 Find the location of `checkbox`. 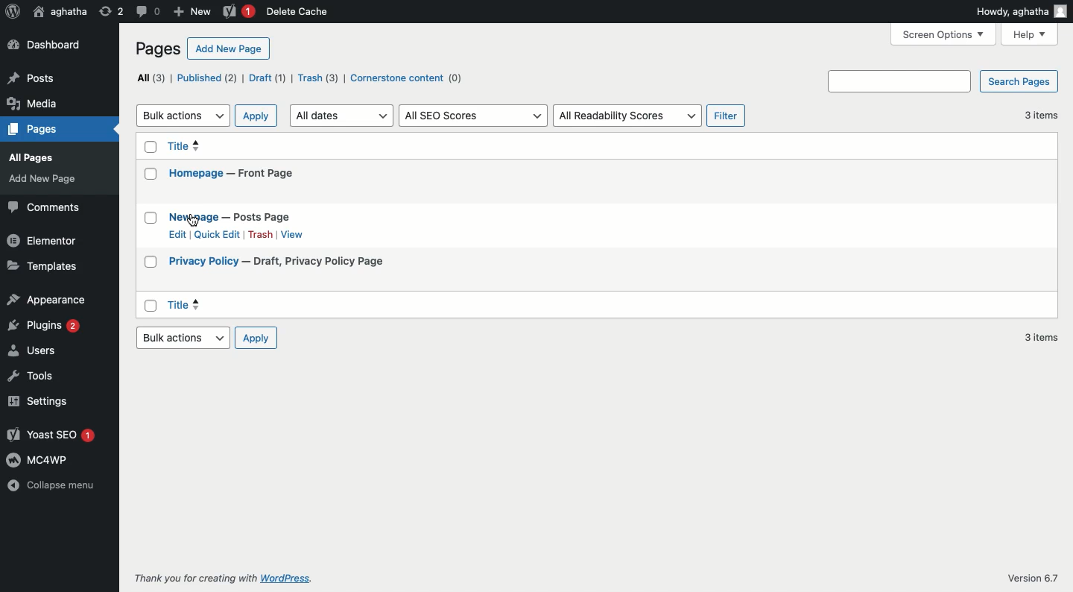

checkbox is located at coordinates (151, 259).